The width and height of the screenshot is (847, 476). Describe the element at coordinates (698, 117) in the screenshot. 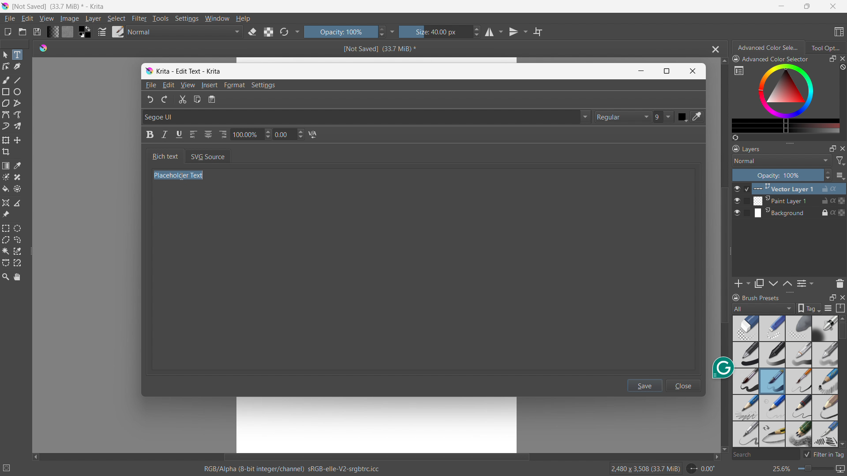

I see `color pick` at that location.